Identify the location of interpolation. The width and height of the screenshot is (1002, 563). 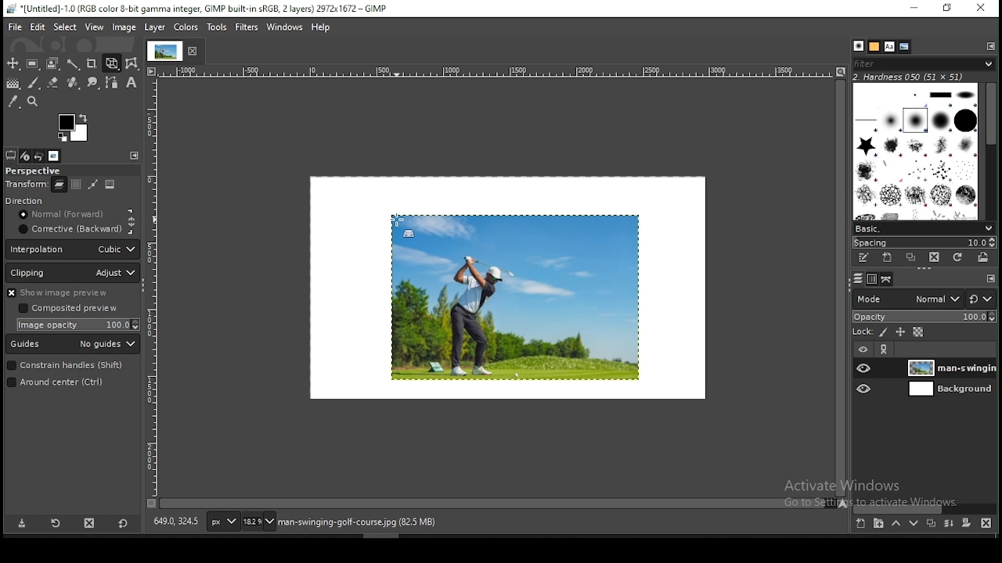
(73, 249).